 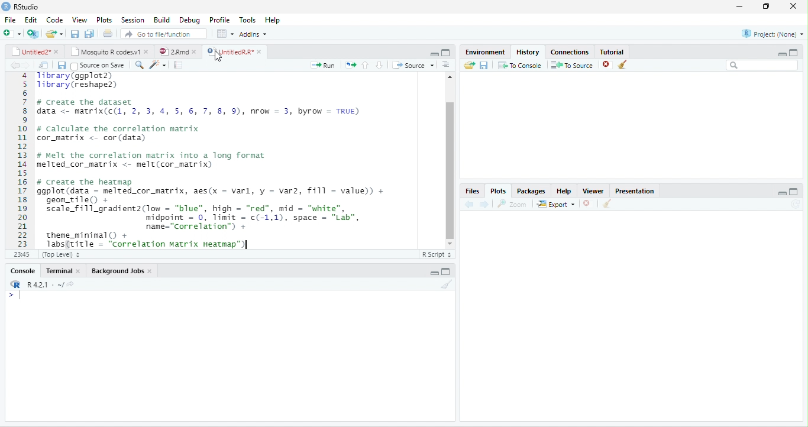 What do you see at coordinates (480, 51) in the screenshot?
I see `environment ` at bounding box center [480, 51].